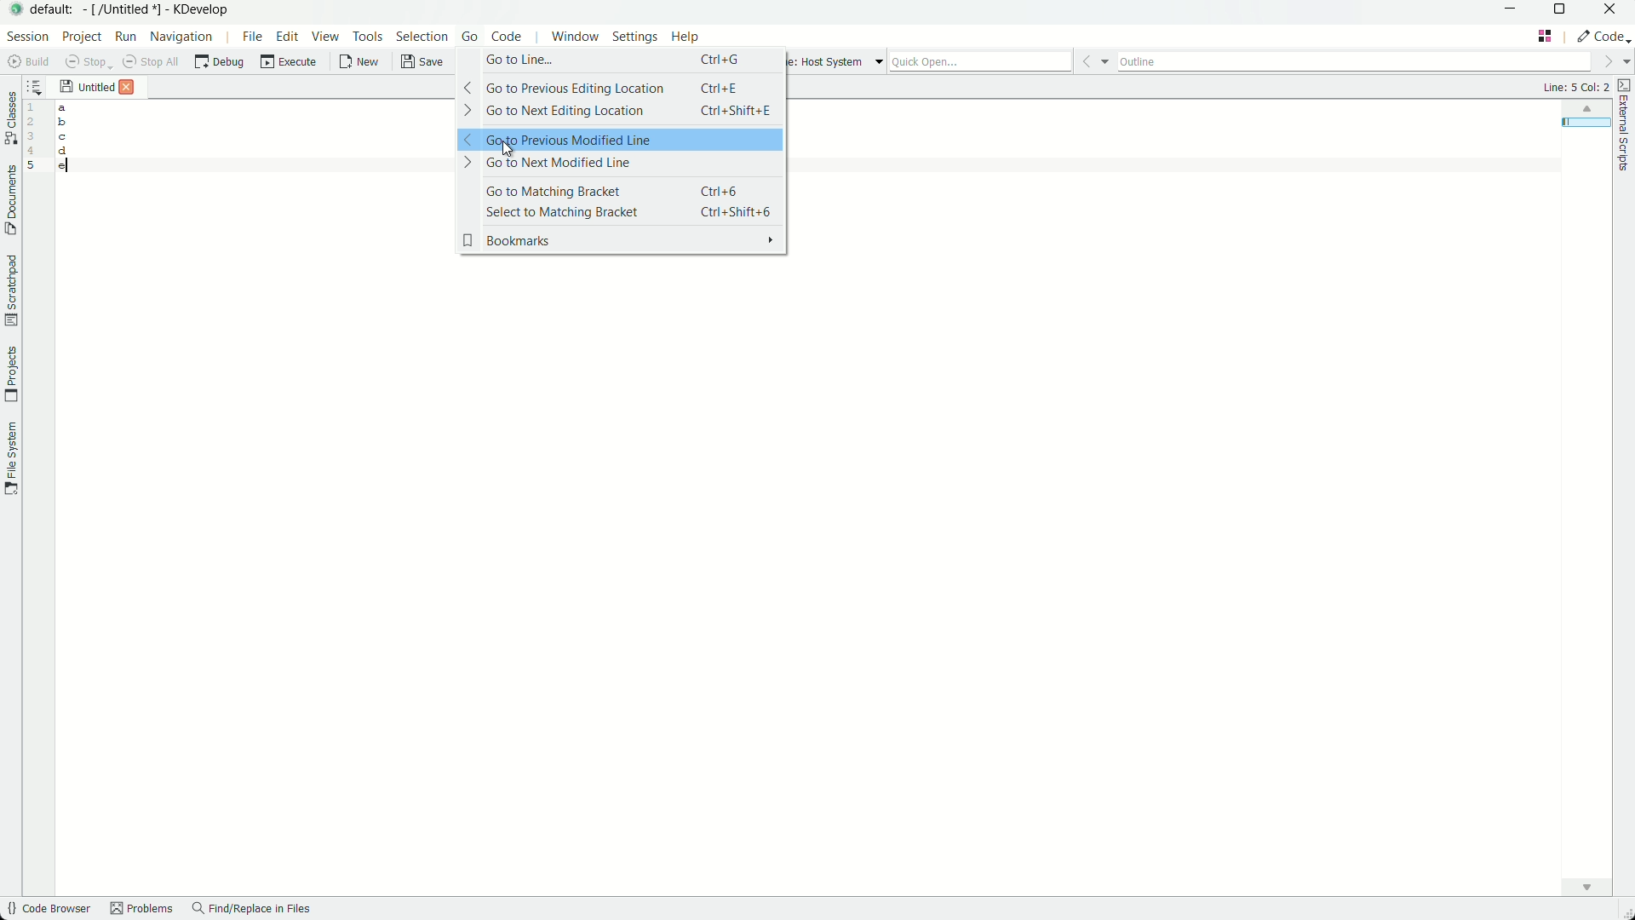 The width and height of the screenshot is (1635, 920). Describe the element at coordinates (621, 241) in the screenshot. I see `bookmarks` at that location.